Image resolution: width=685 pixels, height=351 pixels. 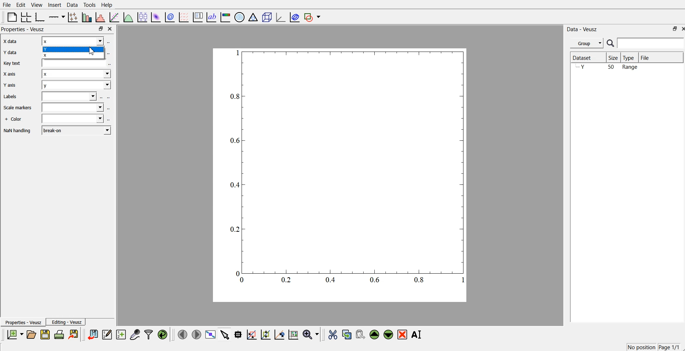 I want to click on plot key, so click(x=198, y=16).